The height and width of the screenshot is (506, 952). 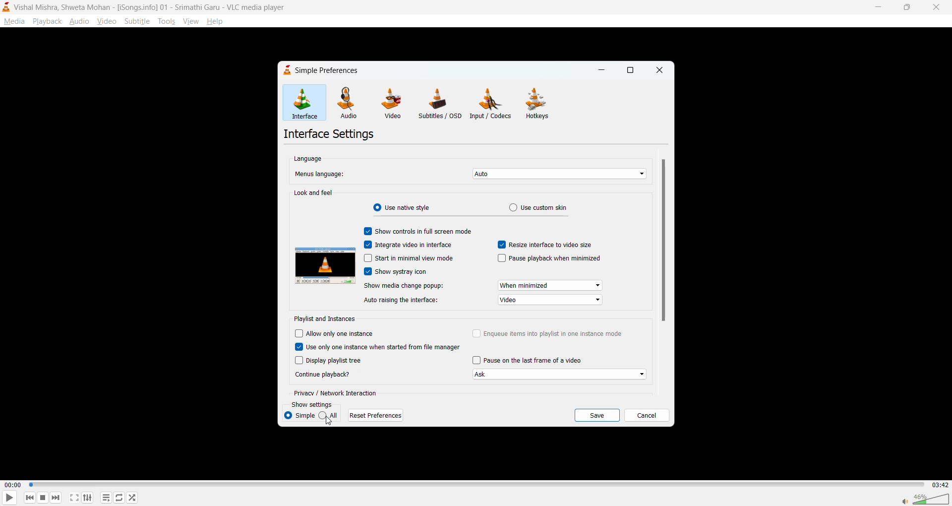 What do you see at coordinates (323, 71) in the screenshot?
I see `simple preferences` at bounding box center [323, 71].